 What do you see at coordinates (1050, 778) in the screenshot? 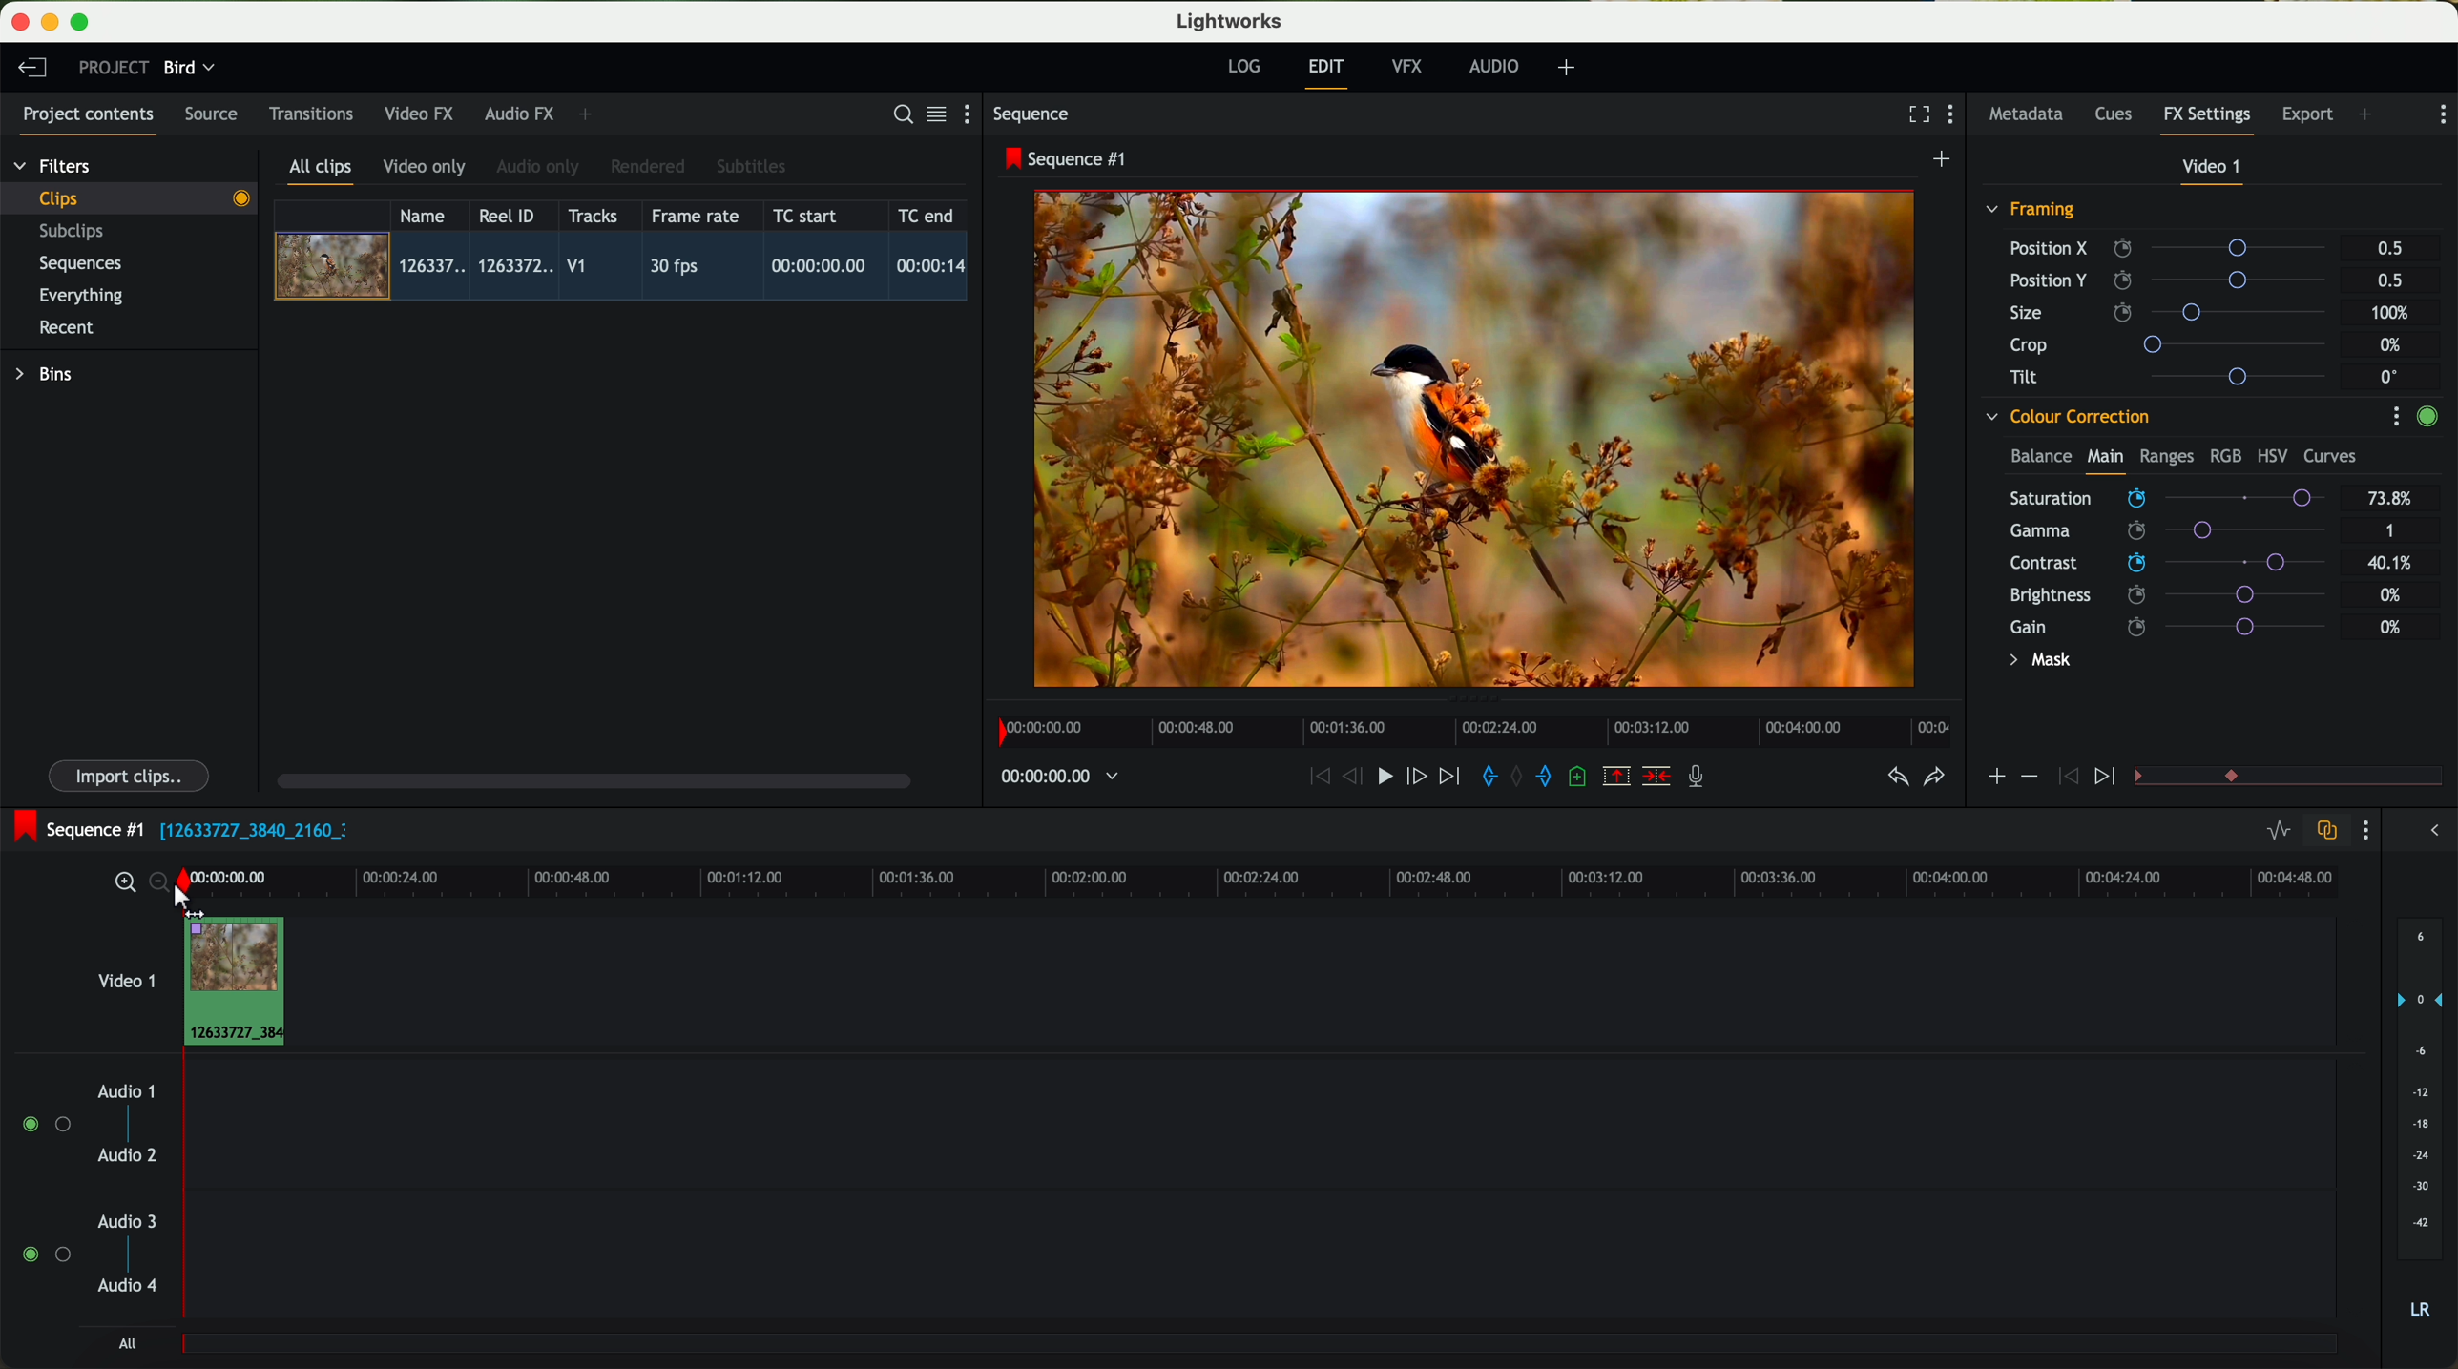
I see `timeline` at bounding box center [1050, 778].